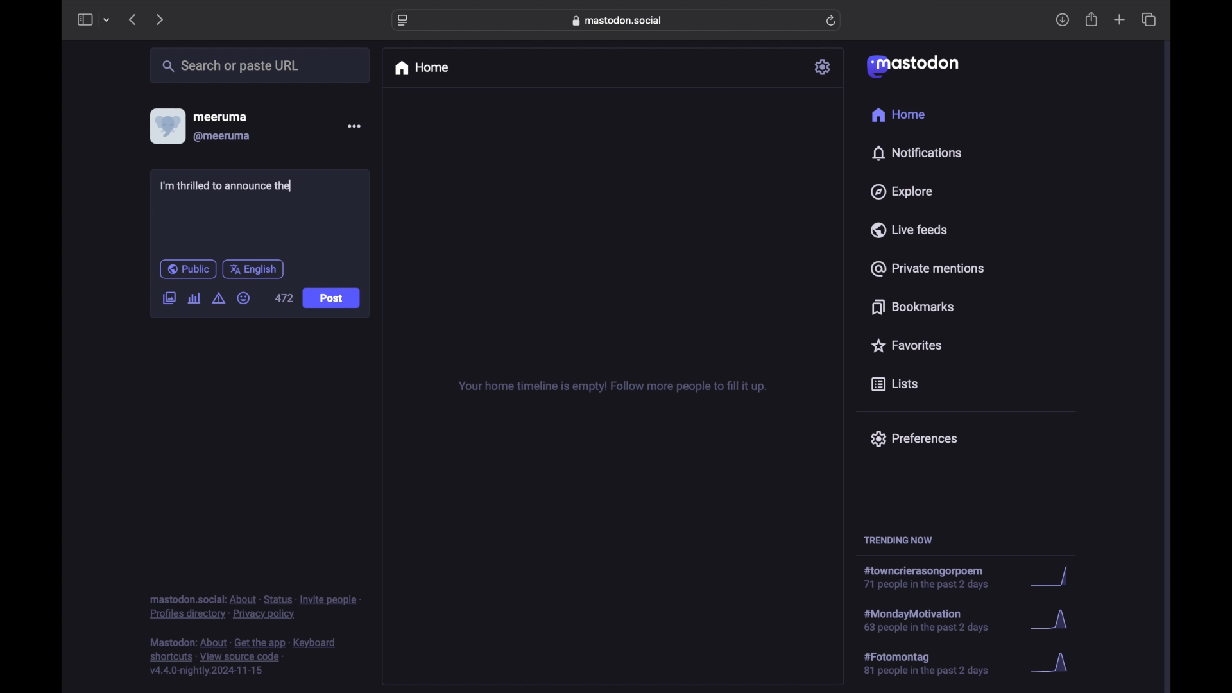 Image resolution: width=1232 pixels, height=693 pixels. I want to click on hashtag  trend, so click(938, 619).